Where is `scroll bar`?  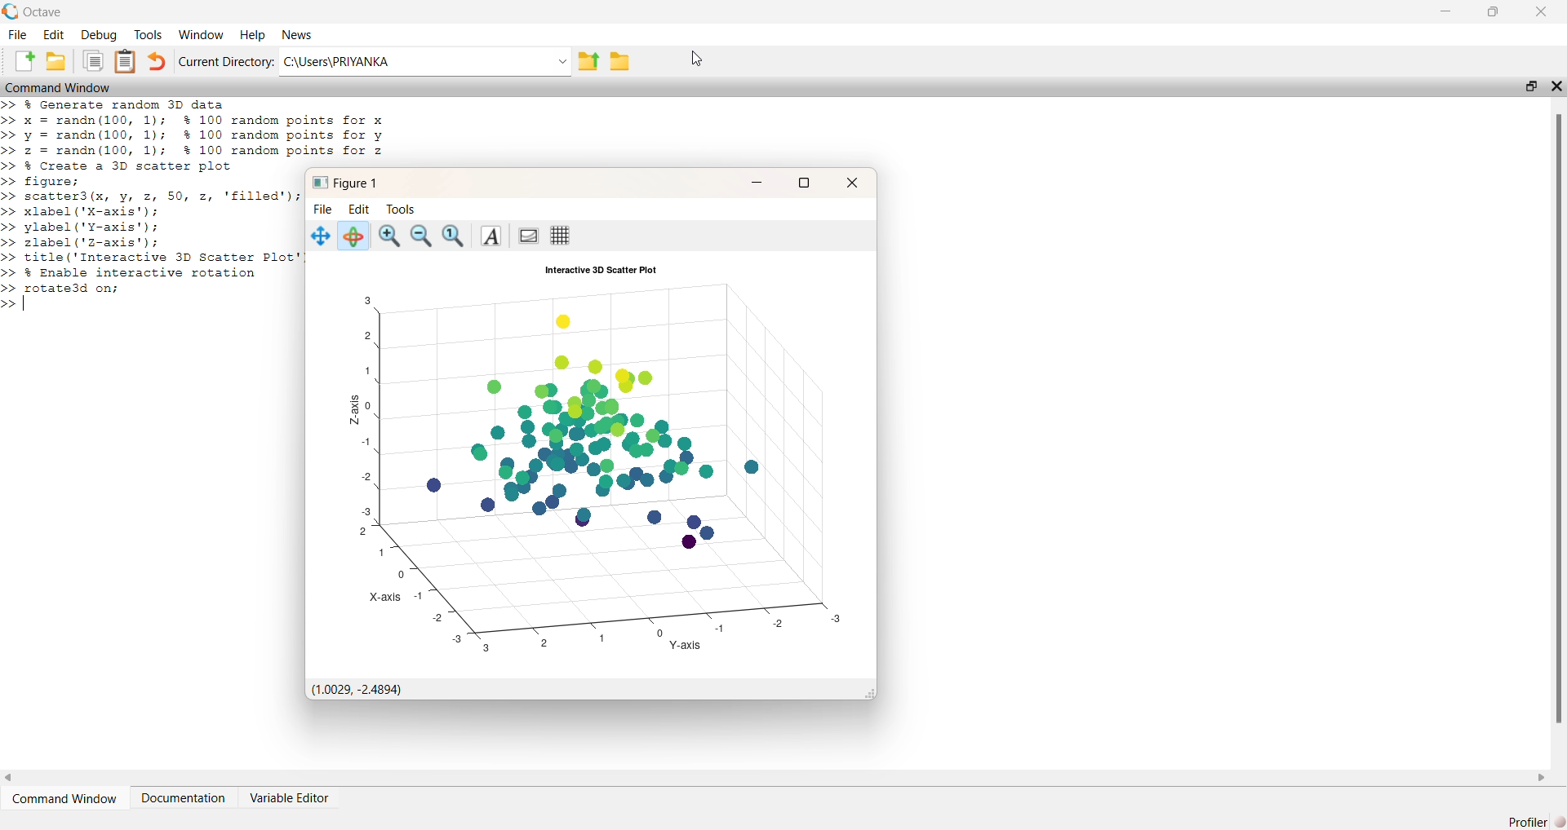 scroll bar is located at coordinates (1556, 417).